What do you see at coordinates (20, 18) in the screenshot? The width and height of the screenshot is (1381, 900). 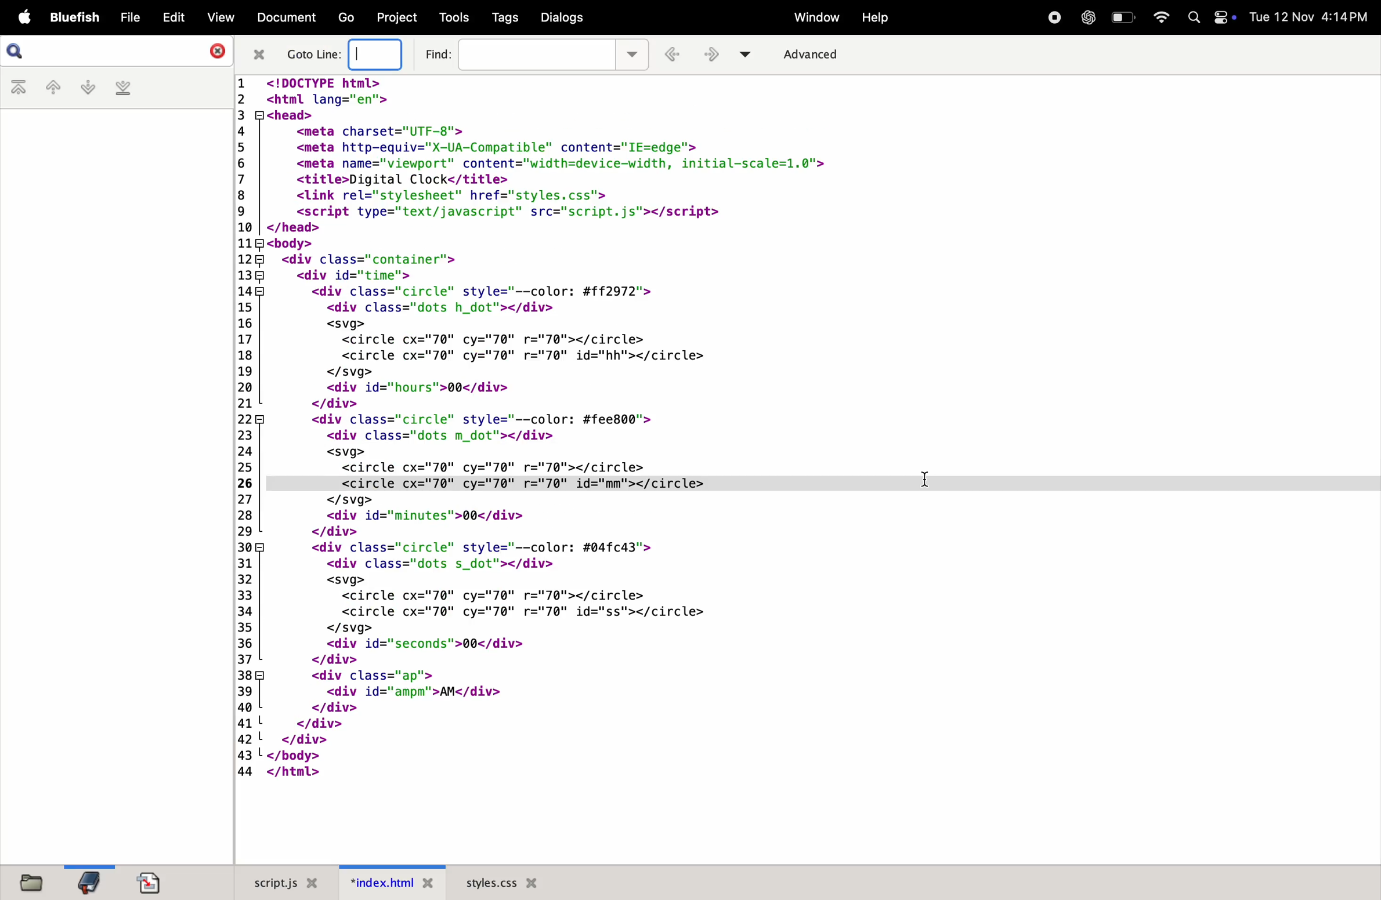 I see `apple menu` at bounding box center [20, 18].